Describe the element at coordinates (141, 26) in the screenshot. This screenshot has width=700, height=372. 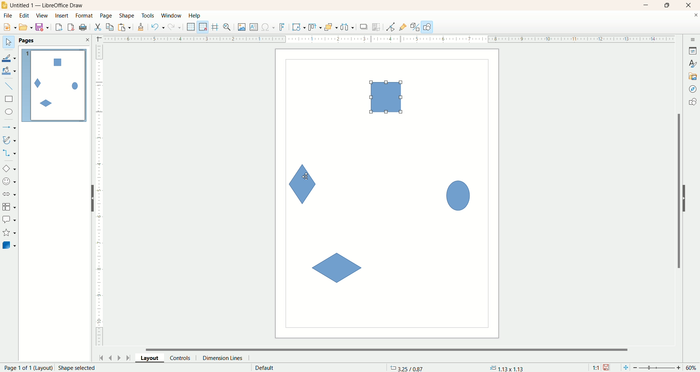
I see `clone formatting` at that location.